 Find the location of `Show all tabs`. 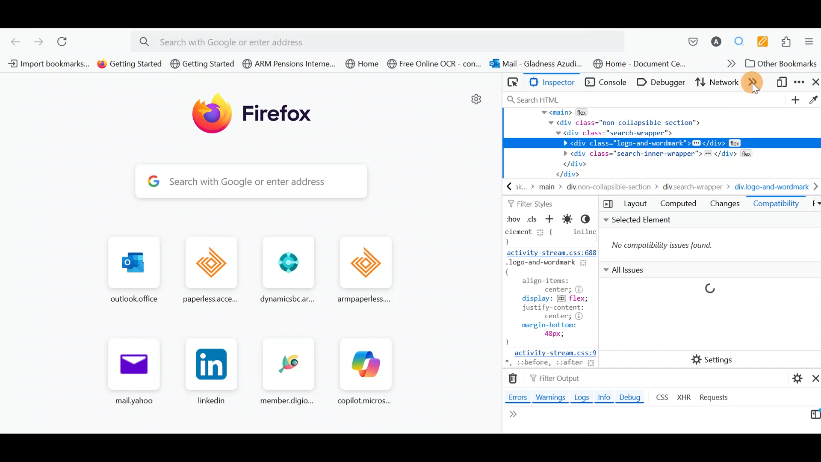

Show all tabs is located at coordinates (813, 204).